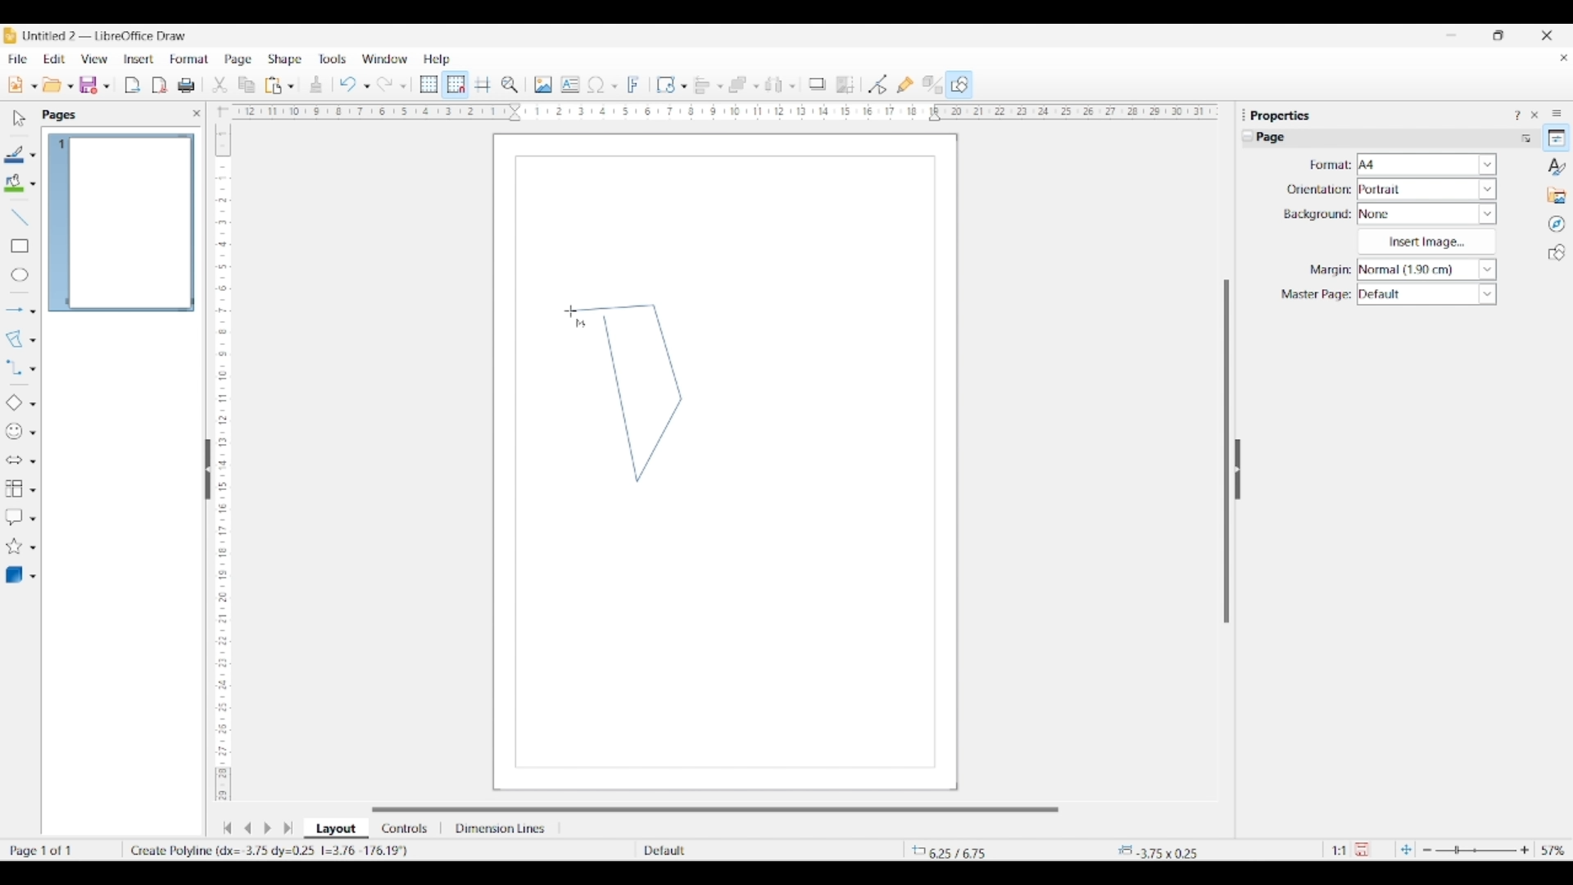  What do you see at coordinates (1525, 138) in the screenshot?
I see `More options` at bounding box center [1525, 138].